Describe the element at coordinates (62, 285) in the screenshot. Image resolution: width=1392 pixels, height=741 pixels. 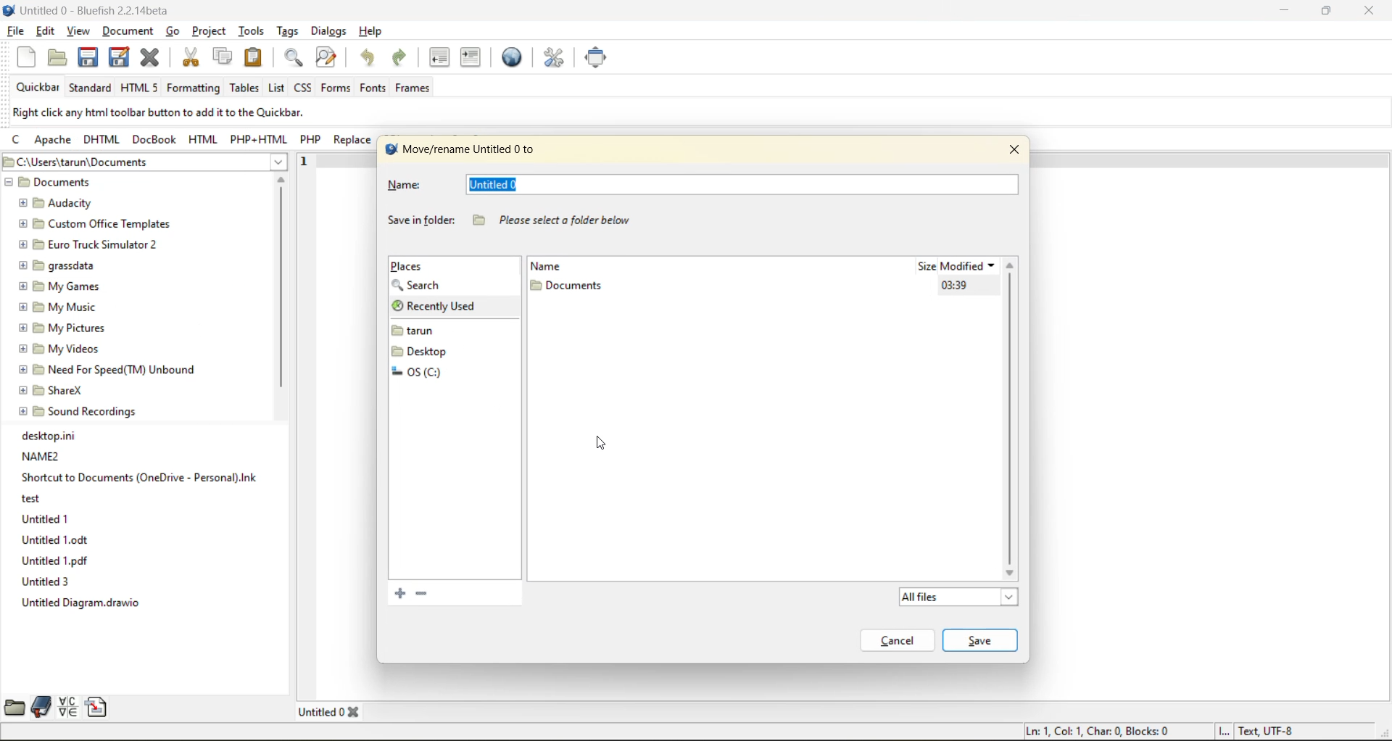
I see `My Games` at that location.